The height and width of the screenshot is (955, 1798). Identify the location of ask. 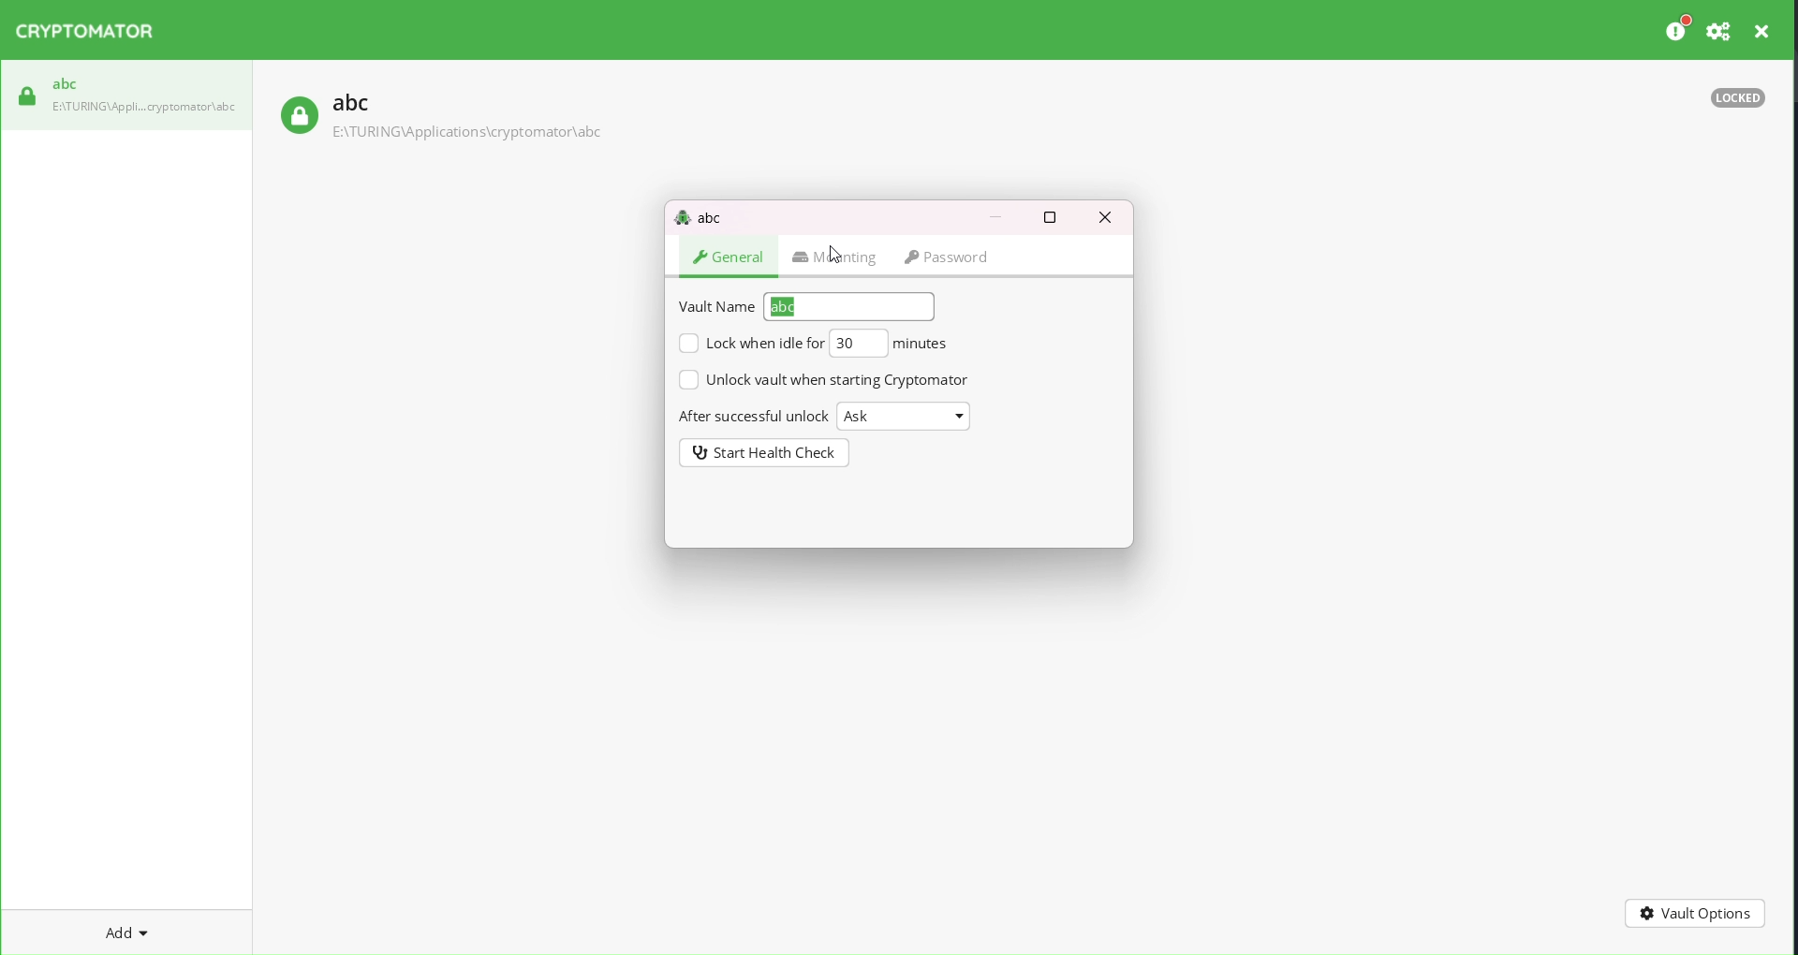
(908, 418).